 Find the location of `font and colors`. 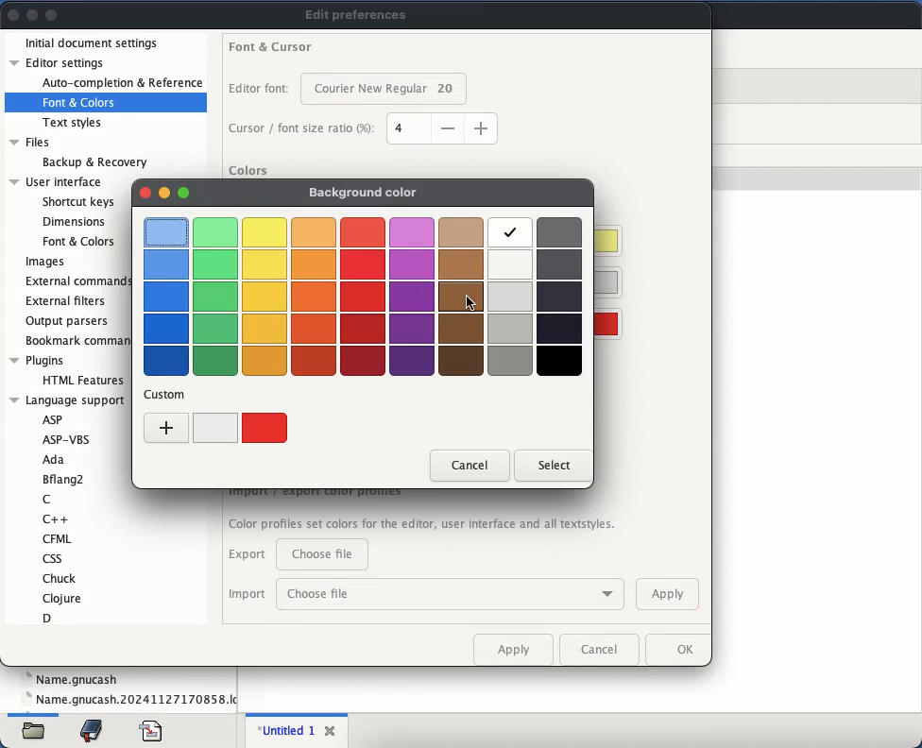

font and colors is located at coordinates (80, 104).